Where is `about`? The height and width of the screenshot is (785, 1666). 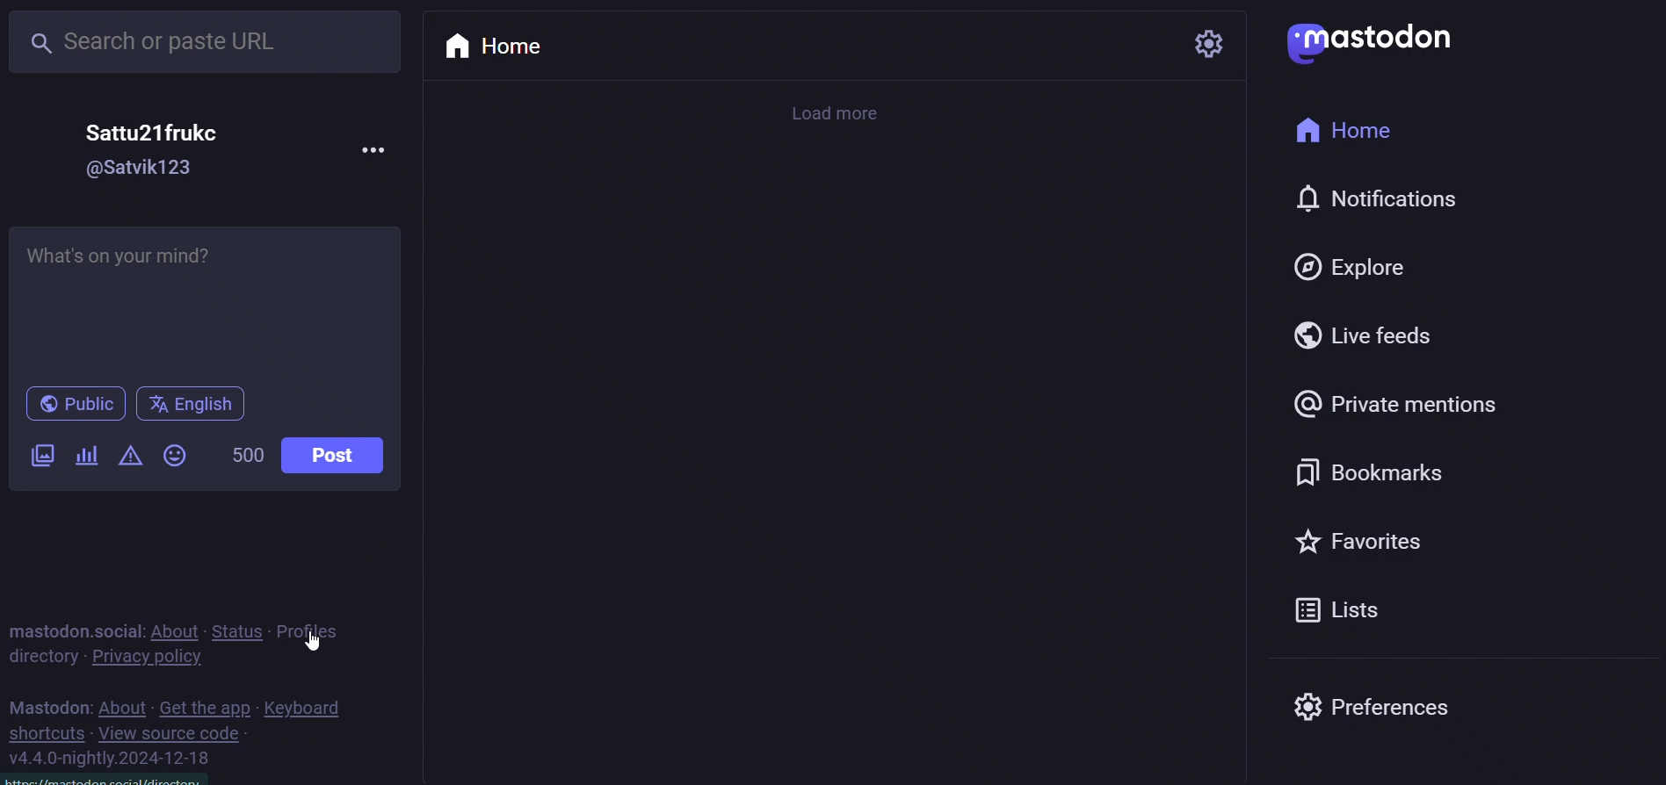
about is located at coordinates (122, 709).